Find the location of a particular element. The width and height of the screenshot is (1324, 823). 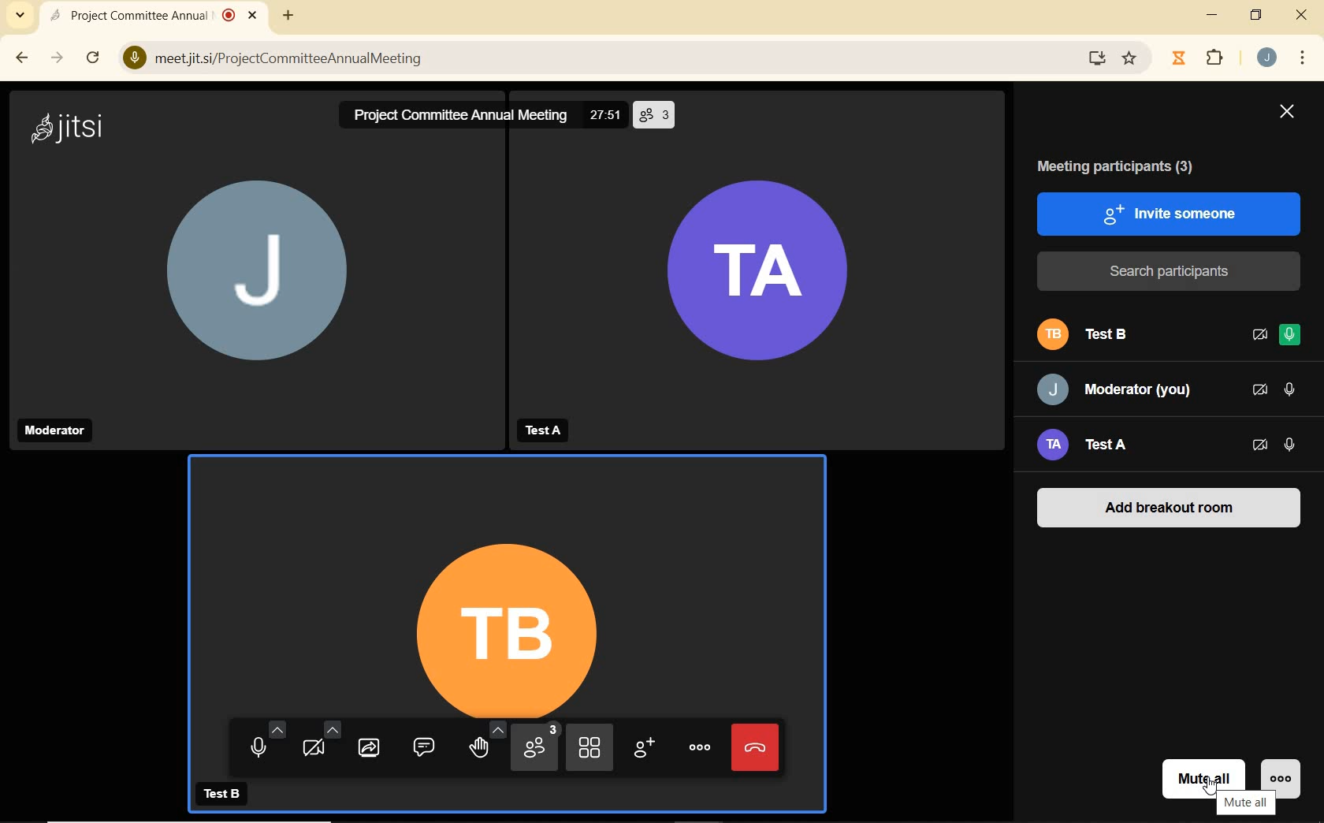

jitsi is located at coordinates (70, 127).